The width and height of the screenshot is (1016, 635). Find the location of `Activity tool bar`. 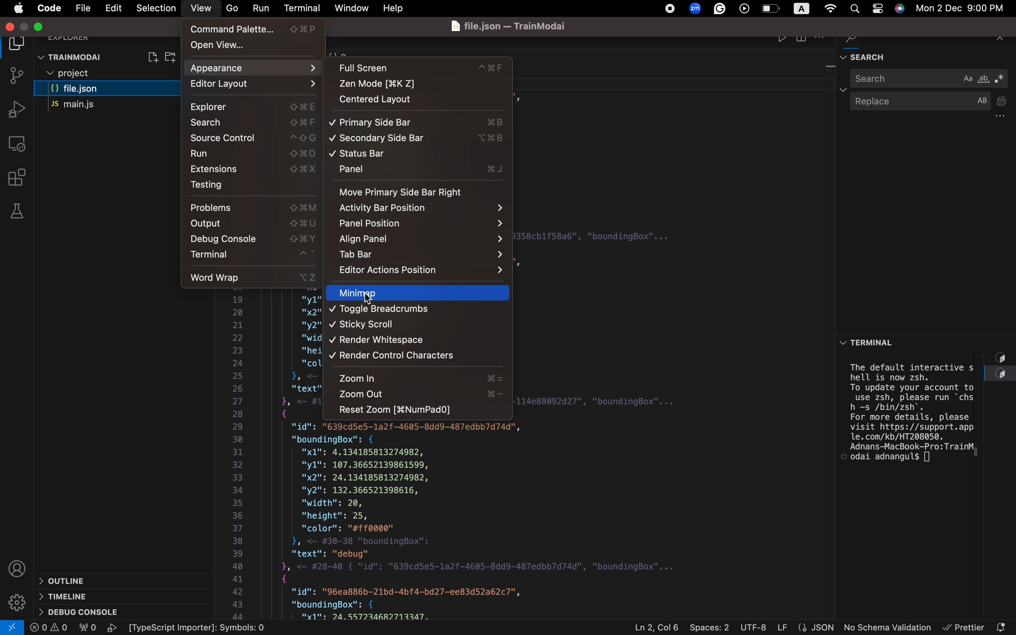

Activity tool bar is located at coordinates (418, 208).